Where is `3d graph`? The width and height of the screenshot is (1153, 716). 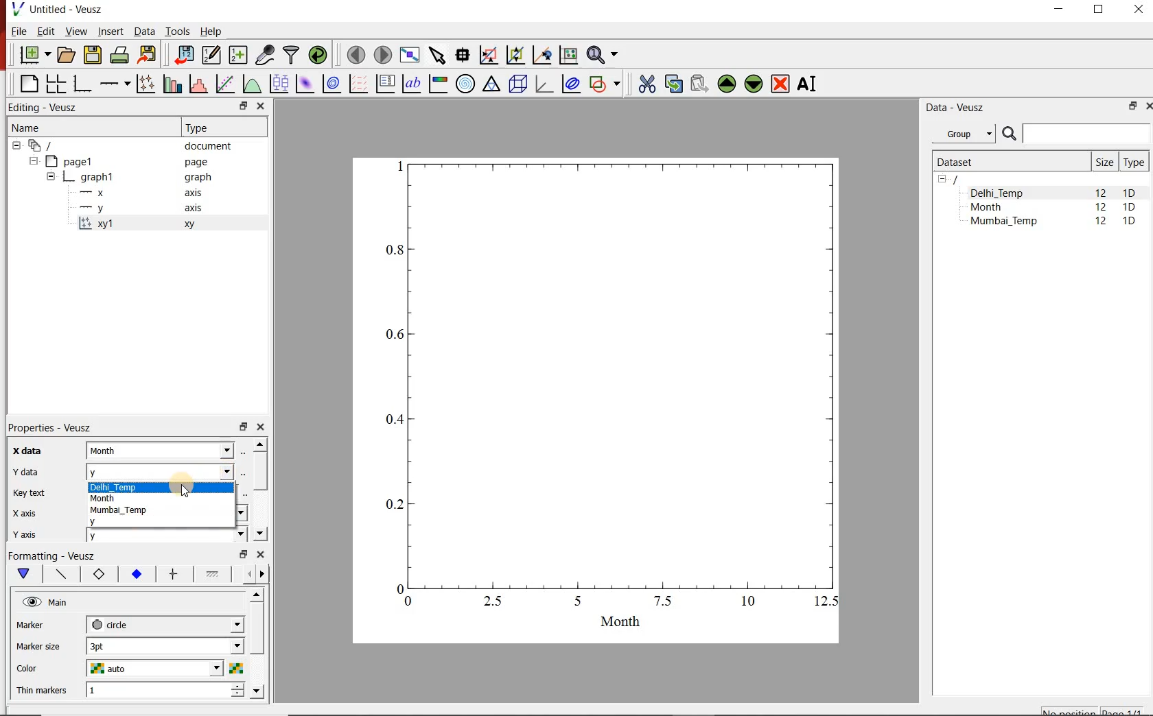
3d graph is located at coordinates (542, 84).